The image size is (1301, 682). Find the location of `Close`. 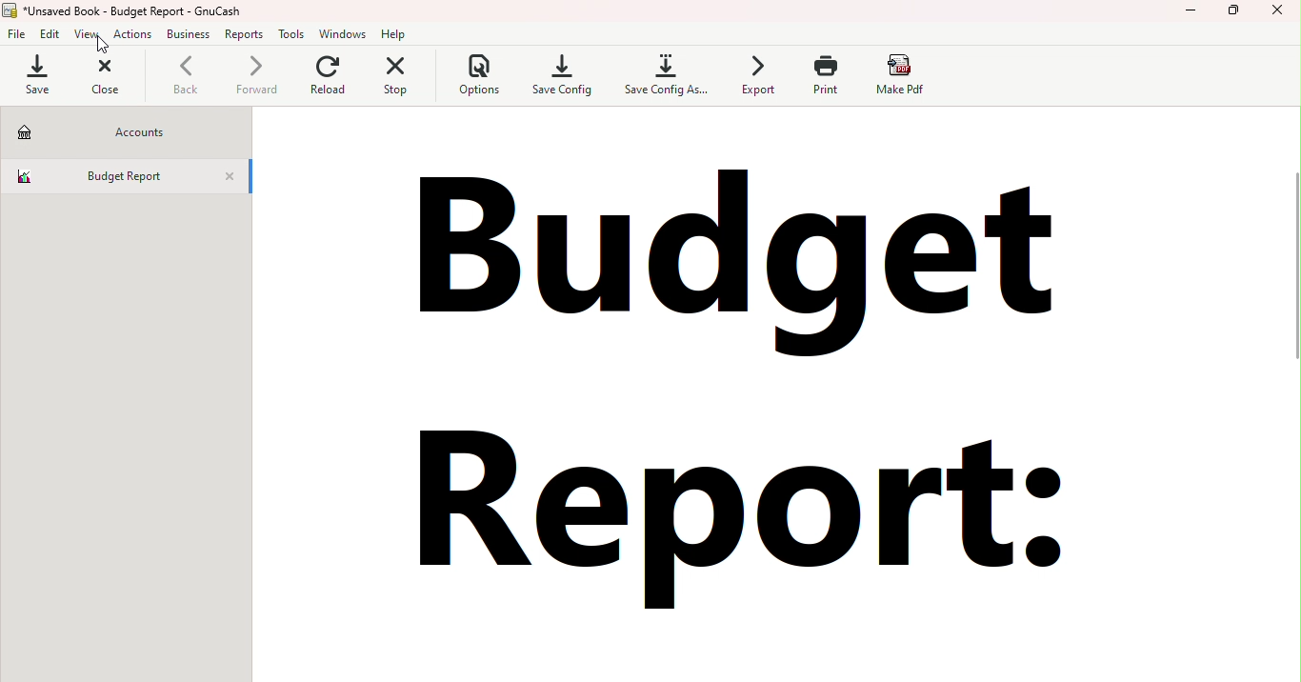

Close is located at coordinates (1279, 12).